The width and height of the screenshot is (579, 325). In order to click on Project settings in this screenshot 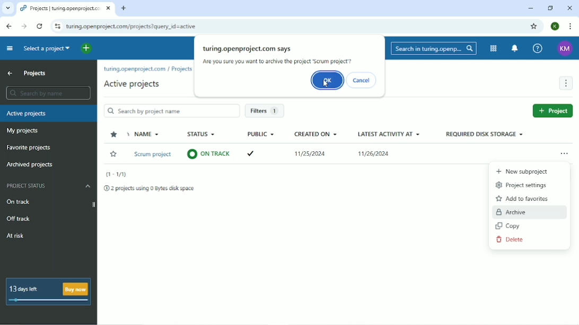, I will do `click(522, 185)`.